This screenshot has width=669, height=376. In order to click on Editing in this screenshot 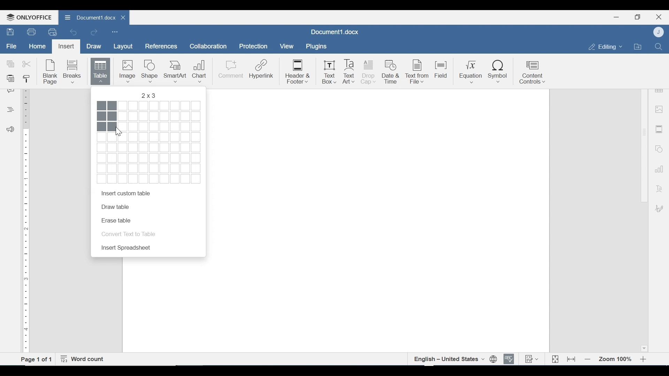, I will do `click(603, 47)`.